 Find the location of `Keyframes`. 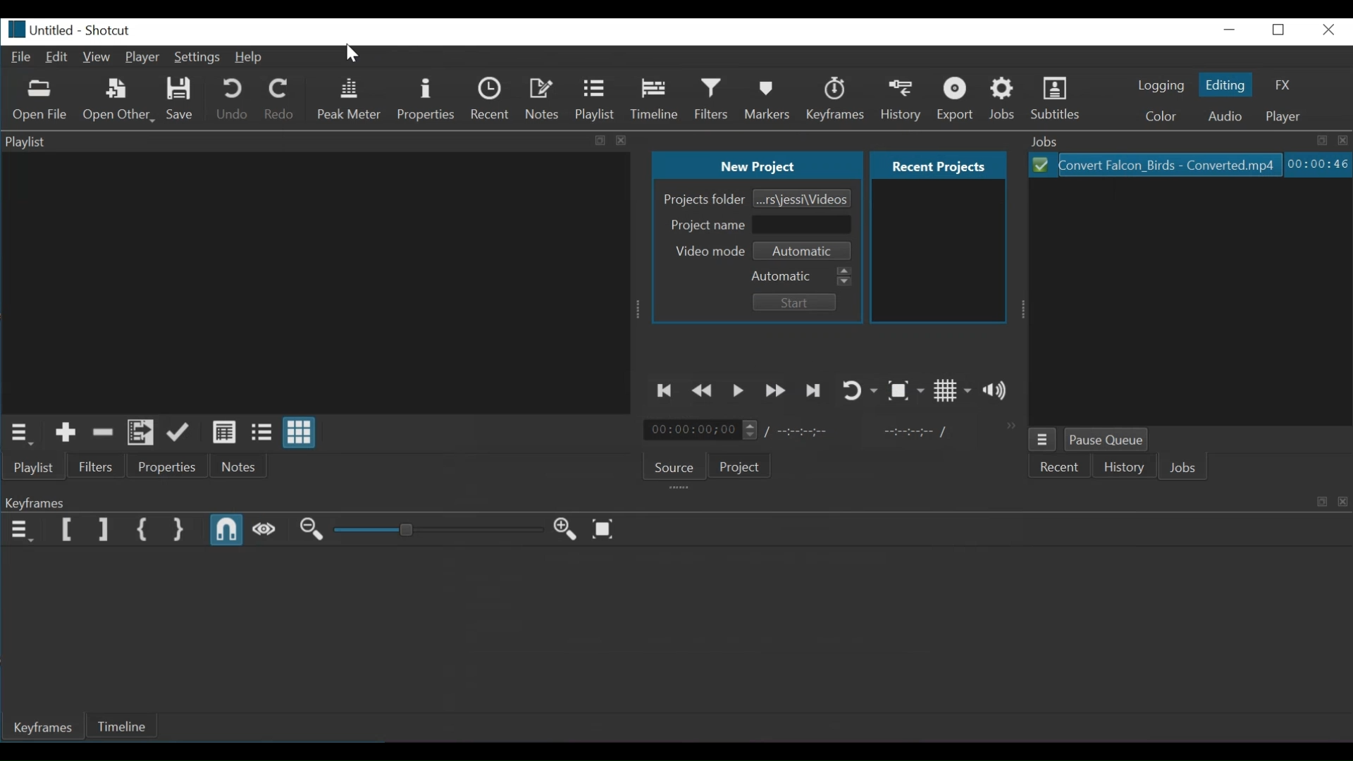

Keyframes is located at coordinates (834, 100).